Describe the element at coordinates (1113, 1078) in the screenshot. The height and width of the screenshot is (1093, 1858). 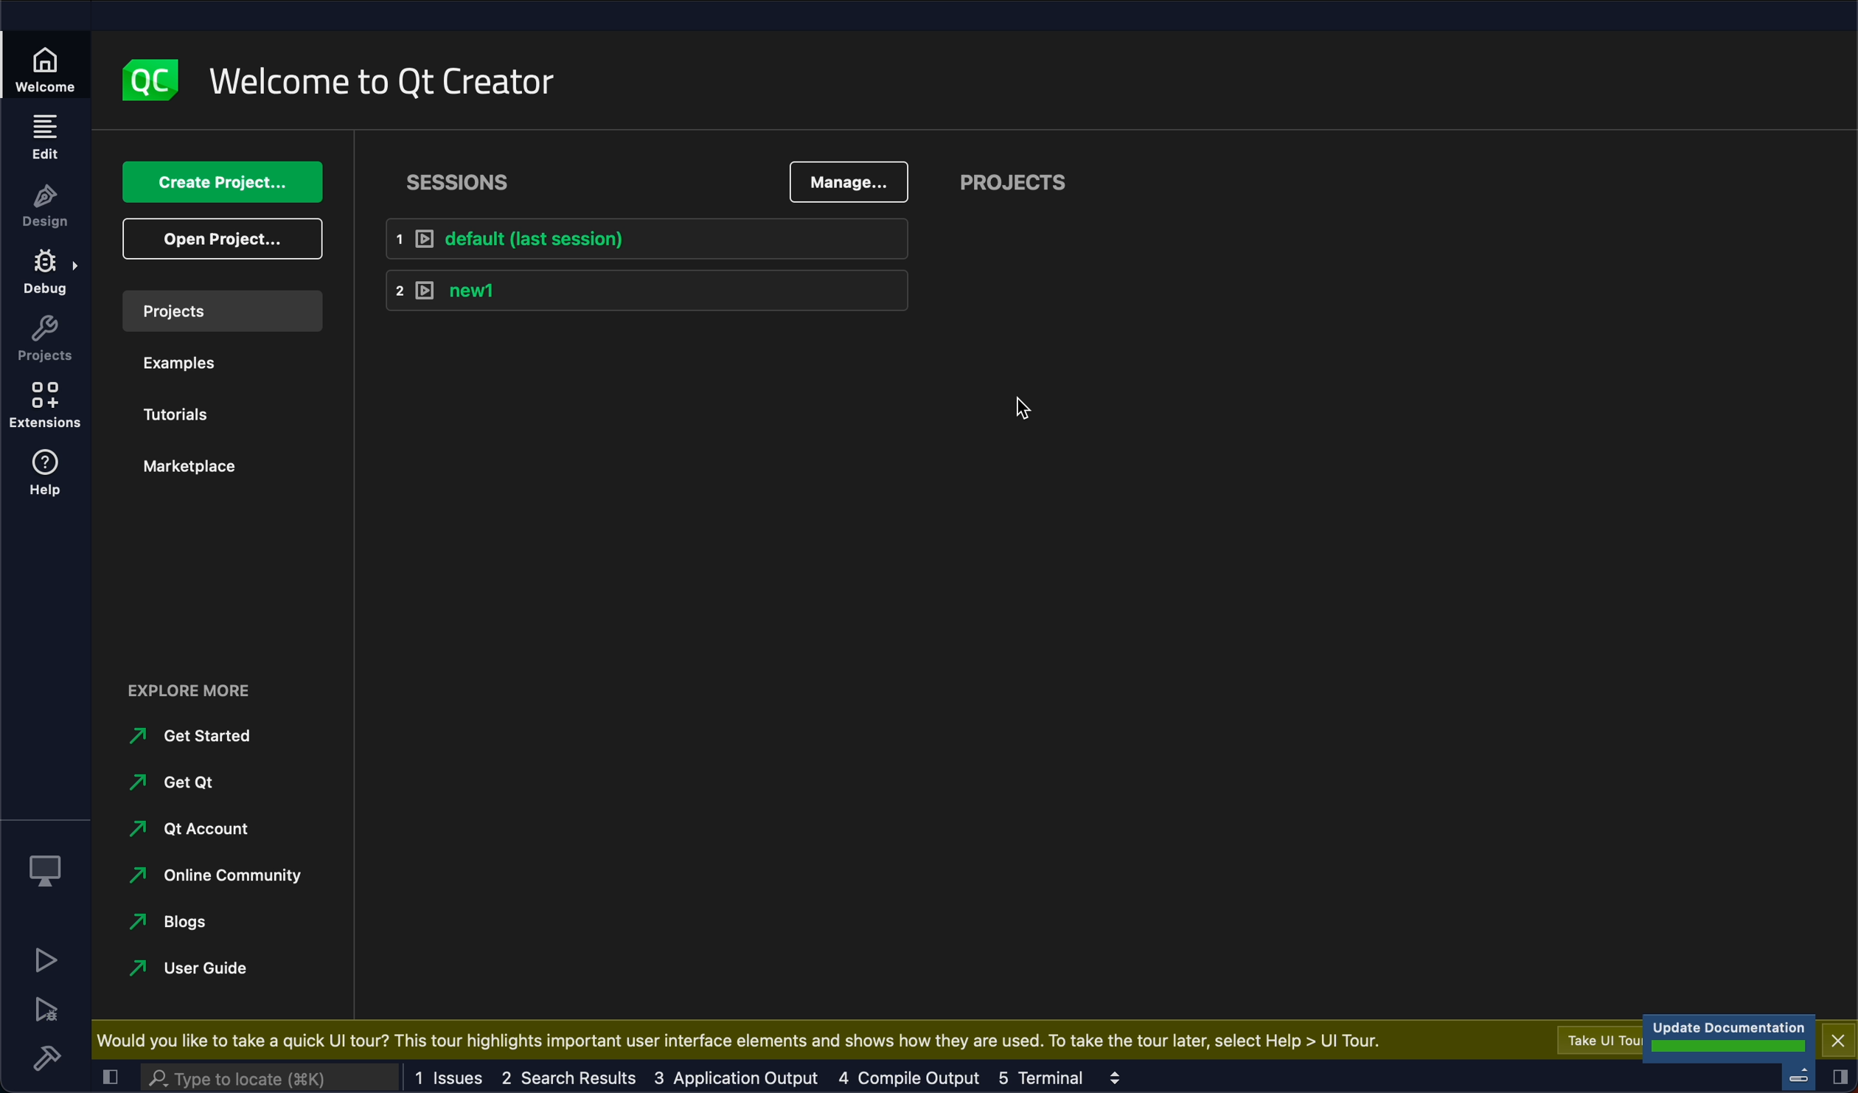
I see `view output` at that location.